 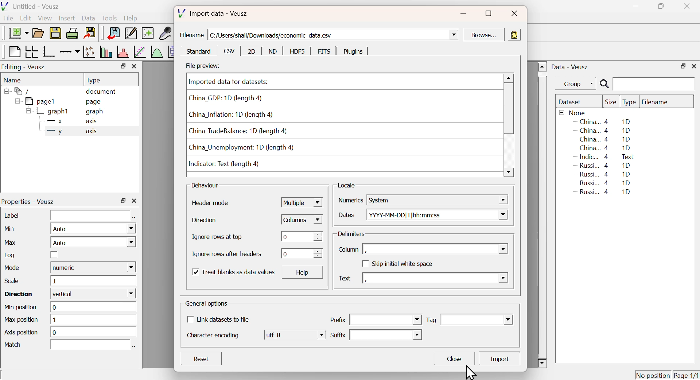 I want to click on ND, so click(x=273, y=51).